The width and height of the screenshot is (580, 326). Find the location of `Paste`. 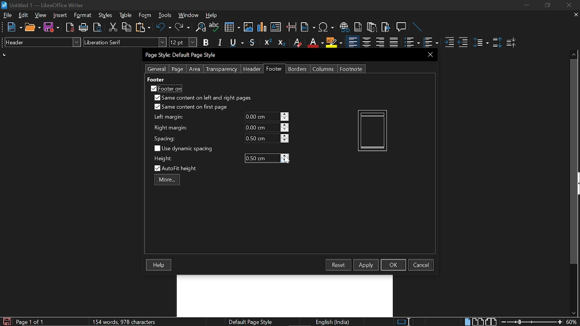

Paste is located at coordinates (142, 27).